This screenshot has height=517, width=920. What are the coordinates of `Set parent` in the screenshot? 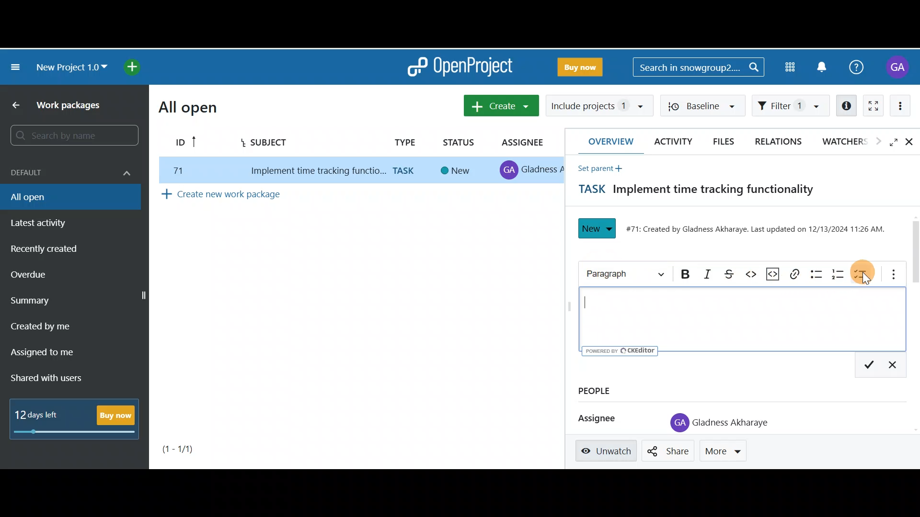 It's located at (597, 168).